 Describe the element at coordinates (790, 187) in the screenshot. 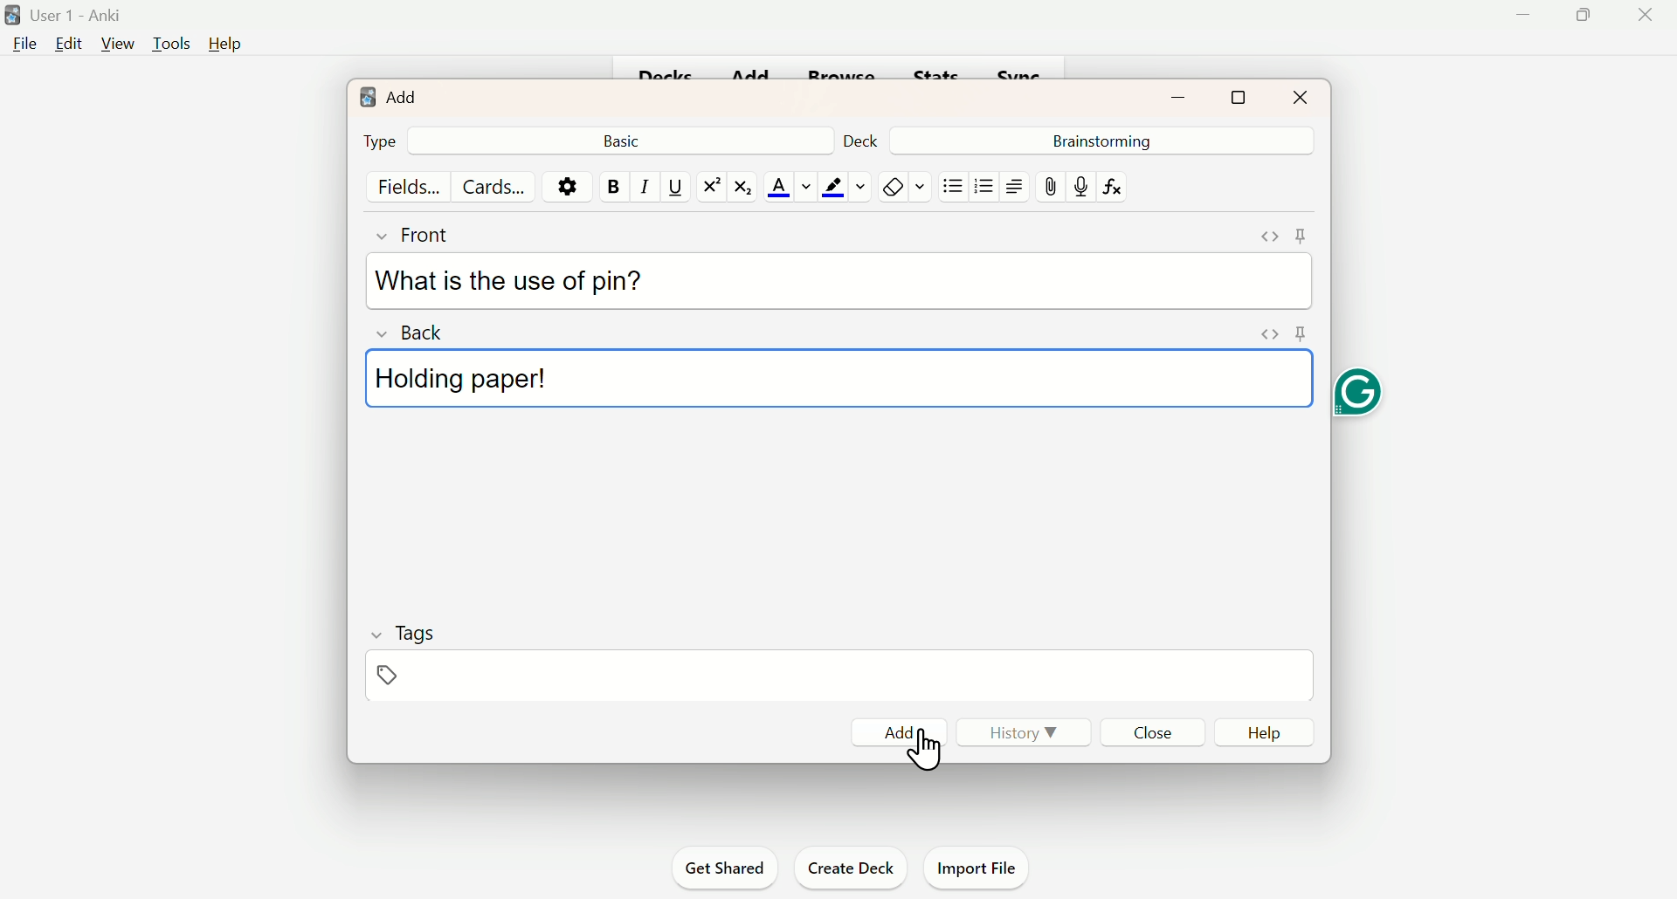

I see `Text color` at that location.